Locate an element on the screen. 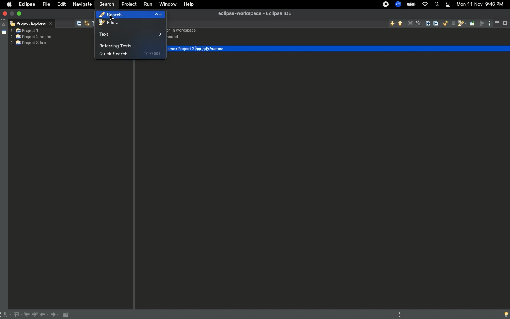 The width and height of the screenshot is (510, 319). Search is located at coordinates (129, 14).